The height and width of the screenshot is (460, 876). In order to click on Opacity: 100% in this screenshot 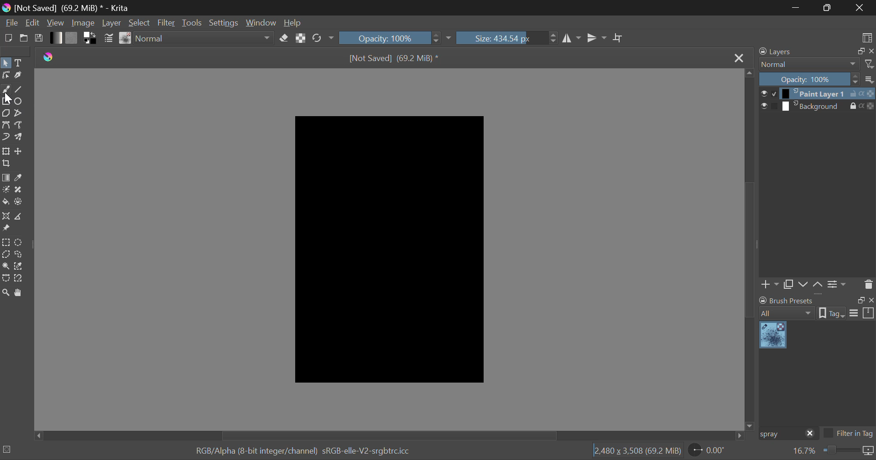, I will do `click(809, 80)`.